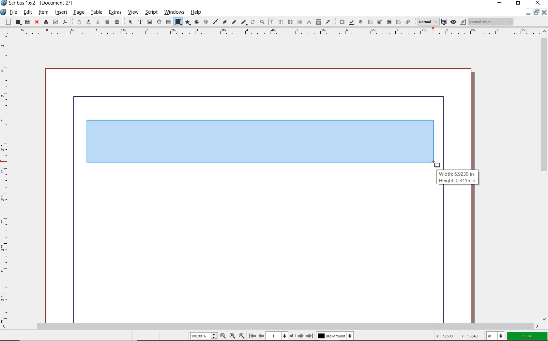  I want to click on visual appearance of display, so click(492, 21).